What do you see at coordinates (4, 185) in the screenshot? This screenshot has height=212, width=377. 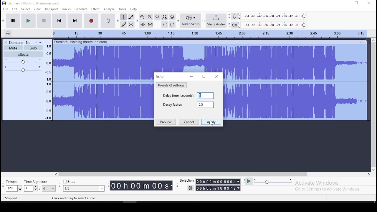 I see `` at bounding box center [4, 185].